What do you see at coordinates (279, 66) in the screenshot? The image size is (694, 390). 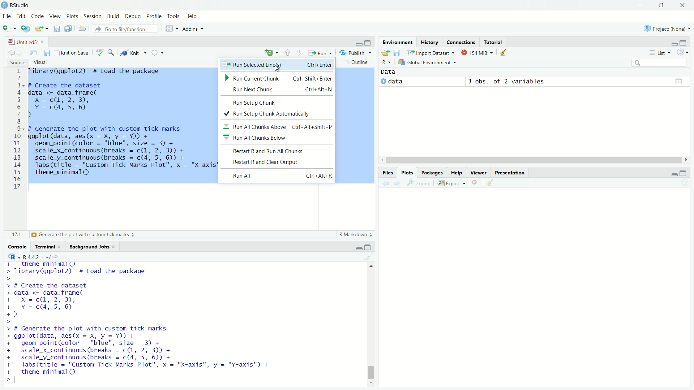 I see `run selected line(s)` at bounding box center [279, 66].